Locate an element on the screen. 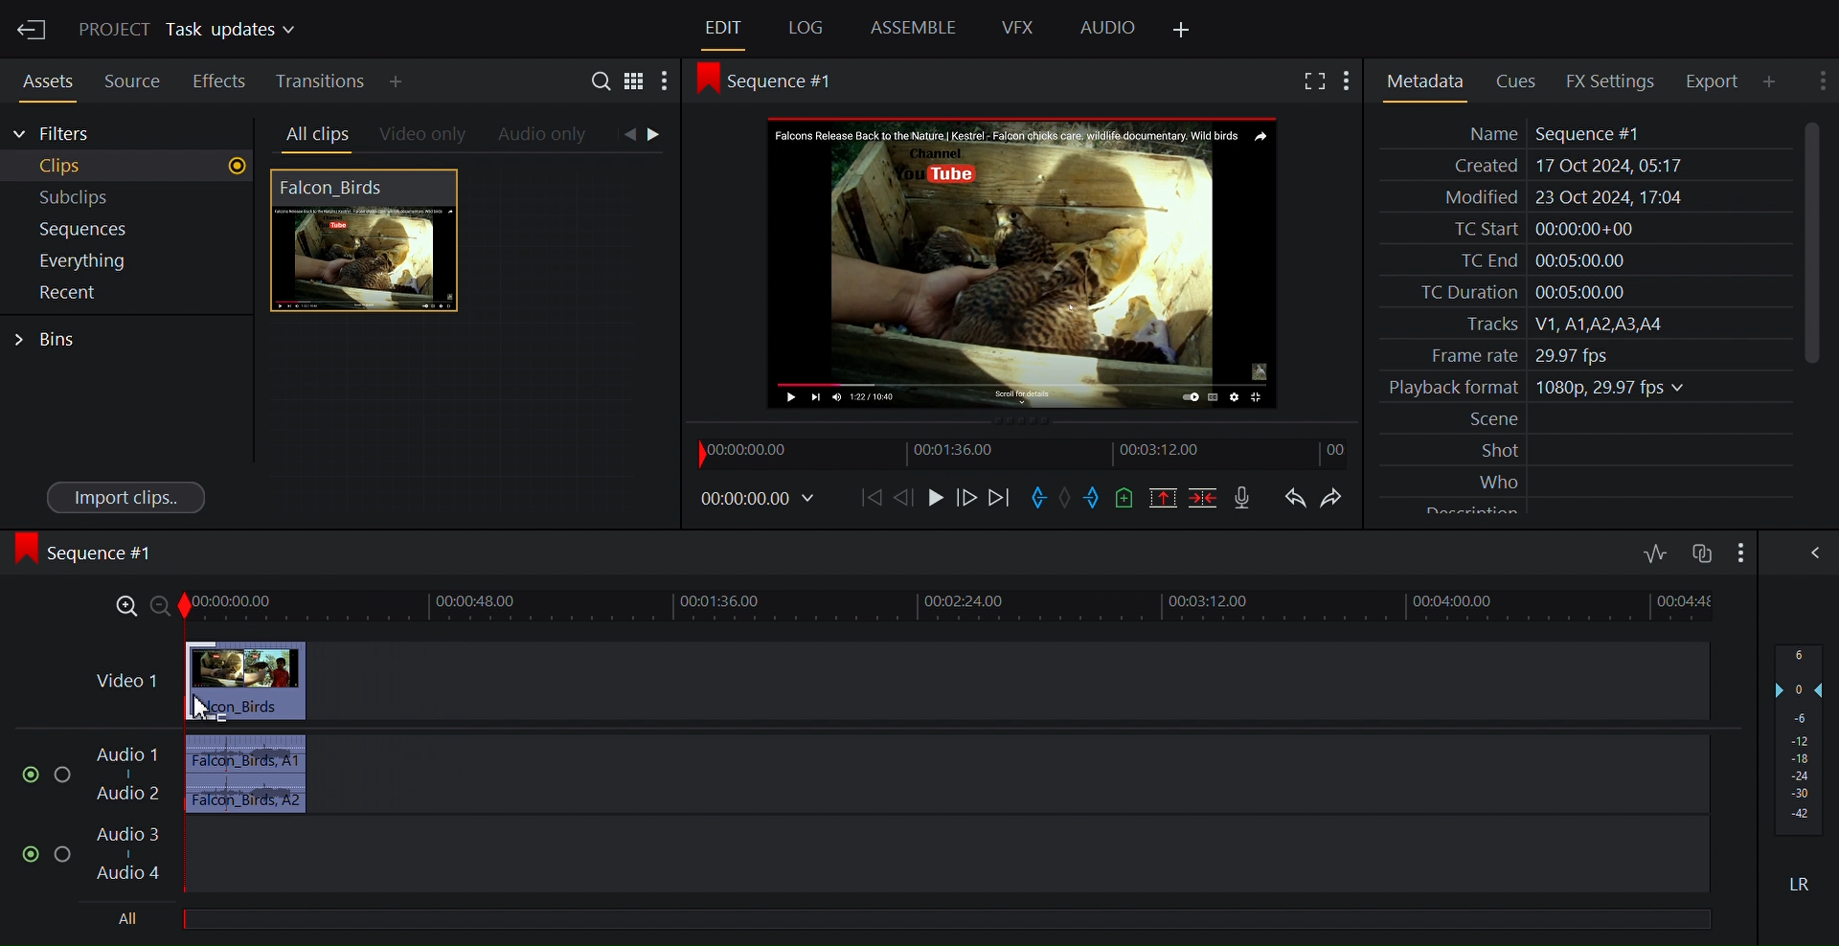 Image resolution: width=1839 pixels, height=946 pixels. Show Sequences in the current project is located at coordinates (127, 230).